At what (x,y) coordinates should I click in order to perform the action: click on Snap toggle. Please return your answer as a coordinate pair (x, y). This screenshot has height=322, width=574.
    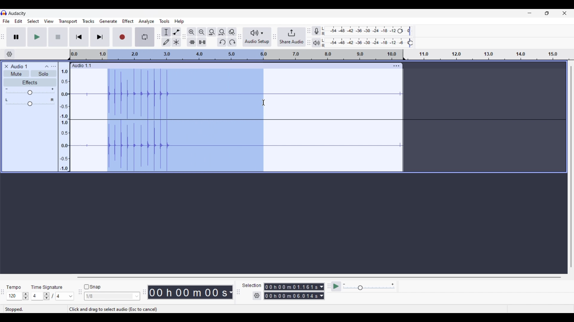
    Looking at the image, I should click on (92, 287).